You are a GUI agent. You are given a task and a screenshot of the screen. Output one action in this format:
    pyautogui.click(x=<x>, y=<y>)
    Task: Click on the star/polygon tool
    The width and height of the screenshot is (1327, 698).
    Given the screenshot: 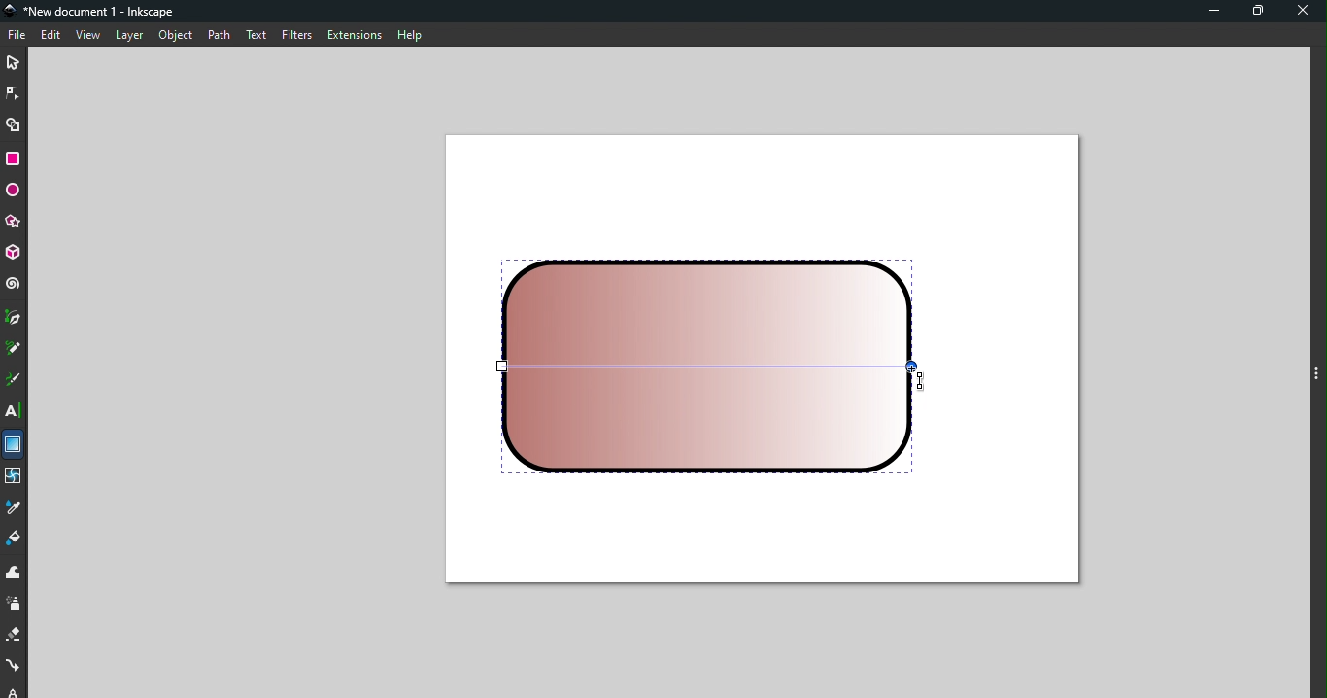 What is the action you would take?
    pyautogui.click(x=14, y=221)
    